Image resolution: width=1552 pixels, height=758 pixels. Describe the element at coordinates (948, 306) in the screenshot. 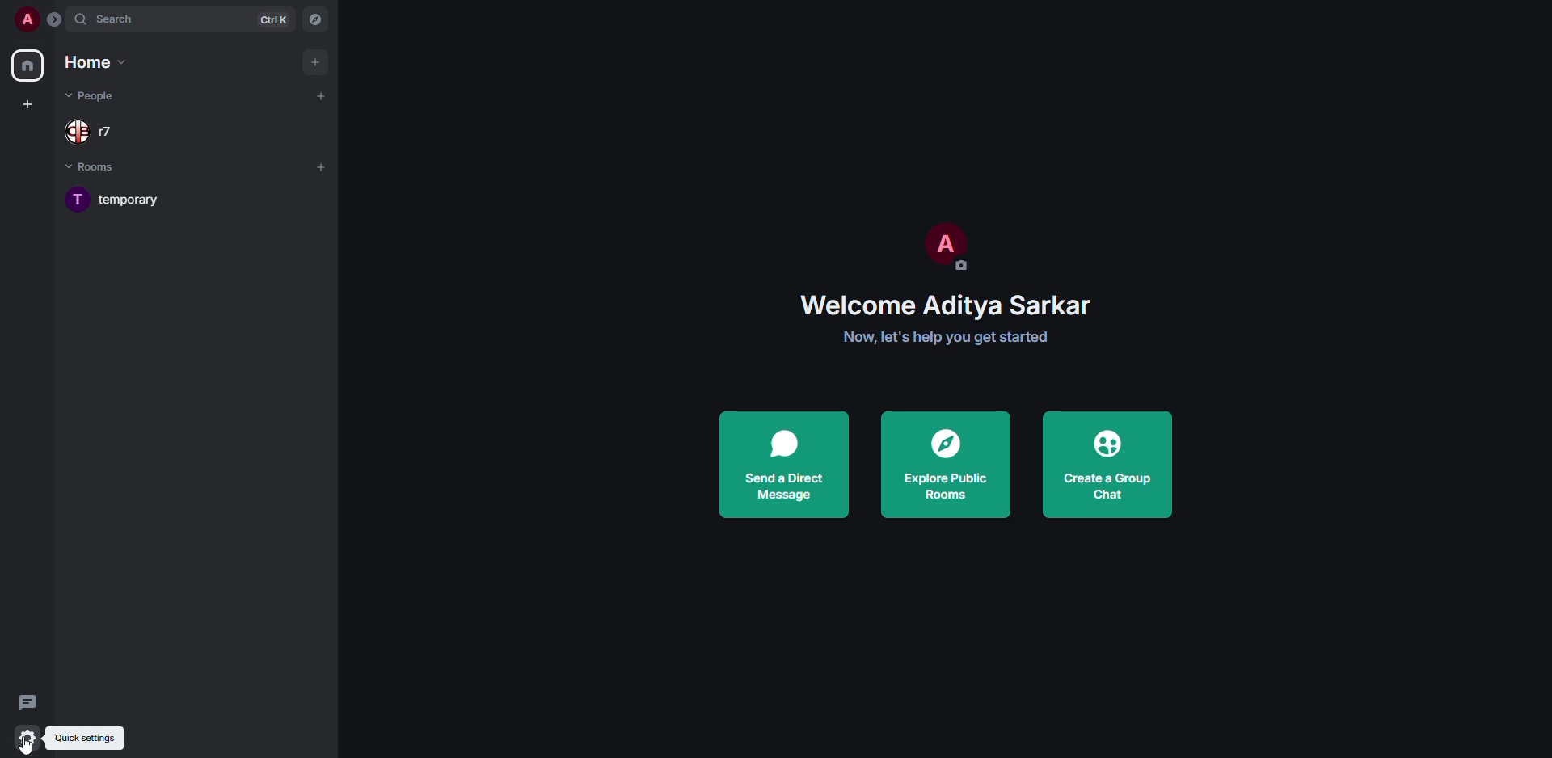

I see `welcome` at that location.